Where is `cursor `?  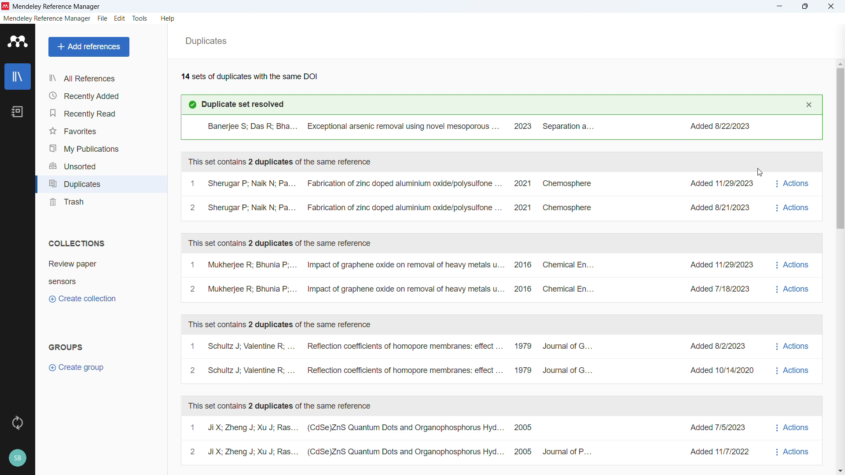
cursor  is located at coordinates (759, 173).